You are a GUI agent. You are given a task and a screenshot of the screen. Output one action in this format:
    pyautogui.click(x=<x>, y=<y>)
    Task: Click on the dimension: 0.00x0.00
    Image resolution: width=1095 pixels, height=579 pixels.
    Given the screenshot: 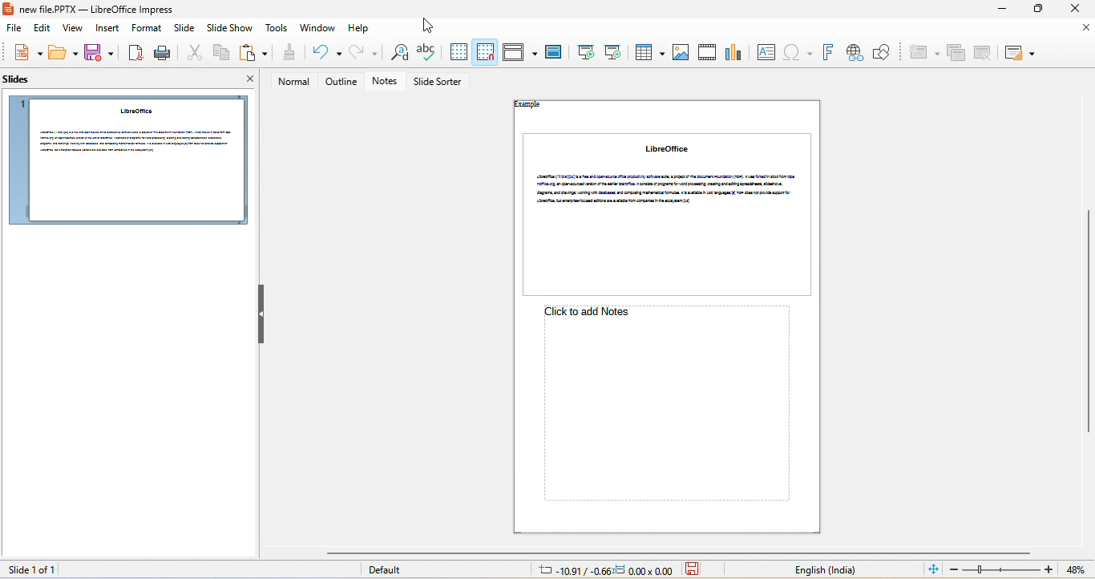 What is the action you would take?
    pyautogui.click(x=644, y=570)
    